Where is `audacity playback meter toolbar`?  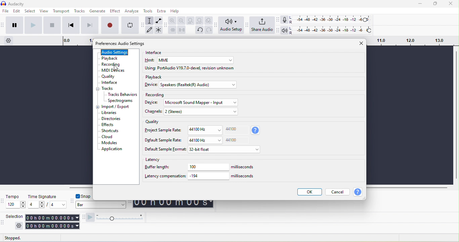
audacity playback meter toolbar is located at coordinates (277, 31).